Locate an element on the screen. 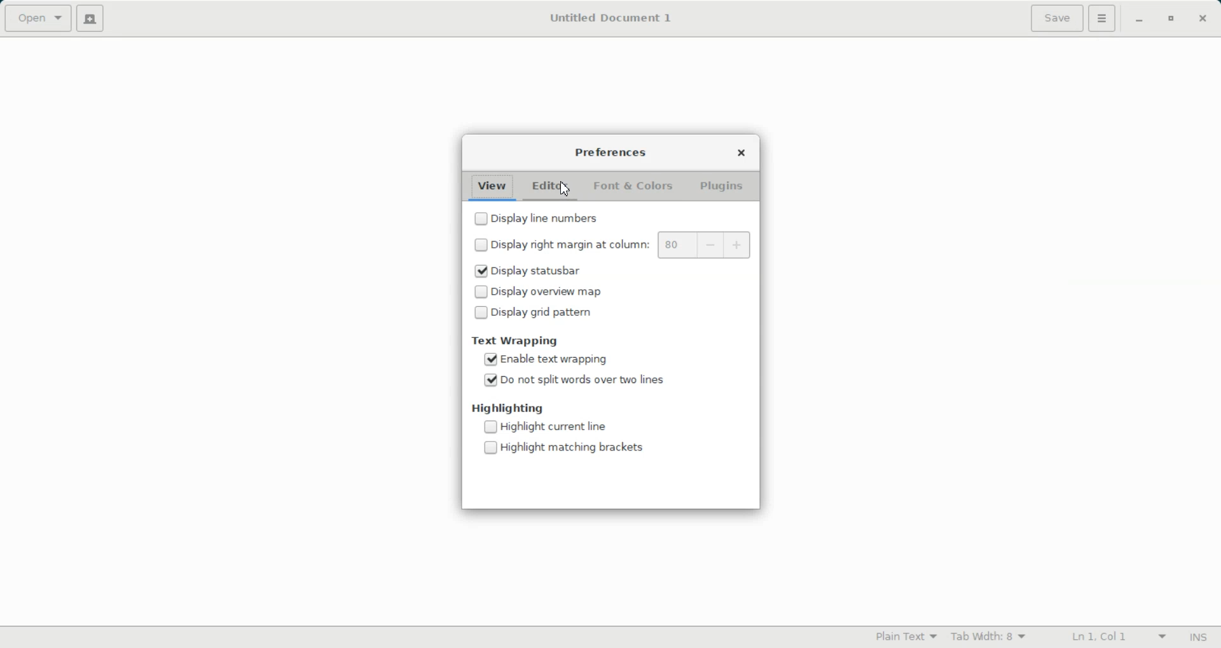 This screenshot has width=1221, height=648. Text Wrapping is located at coordinates (516, 341).